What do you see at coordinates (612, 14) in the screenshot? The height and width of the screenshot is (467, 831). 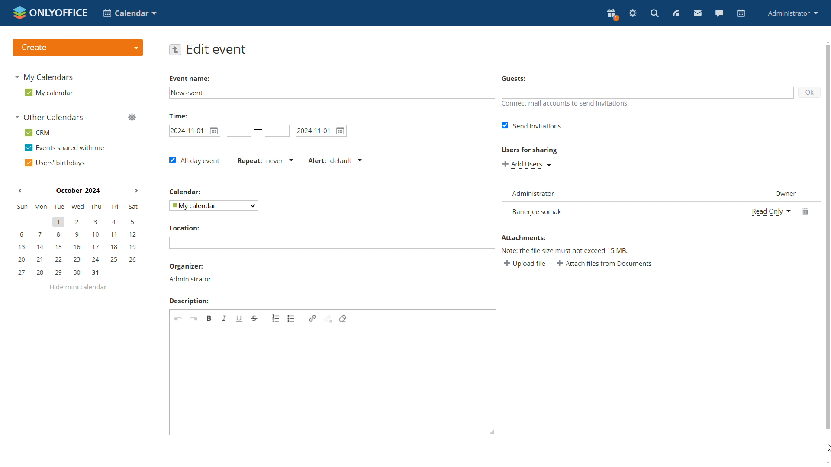 I see `present` at bounding box center [612, 14].